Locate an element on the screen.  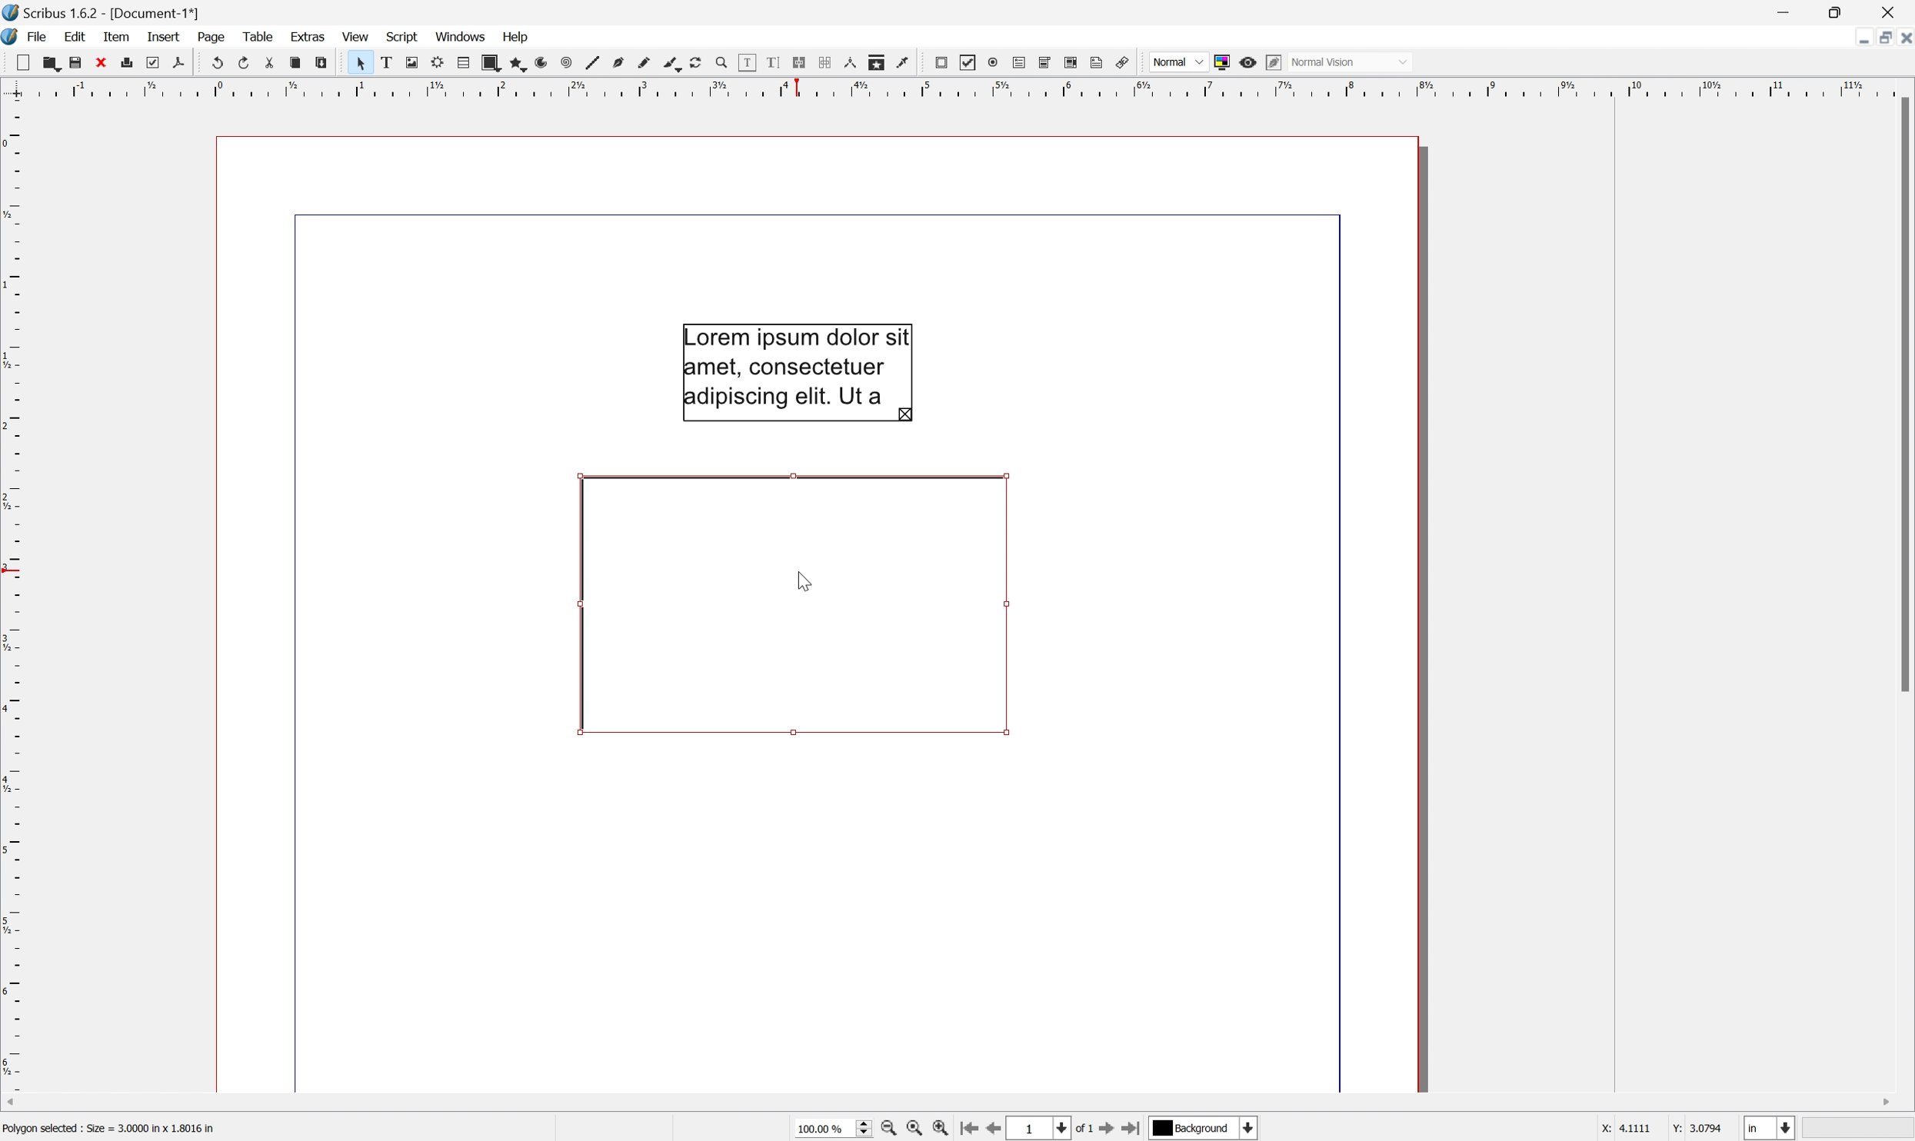
Scroll is located at coordinates (951, 1105).